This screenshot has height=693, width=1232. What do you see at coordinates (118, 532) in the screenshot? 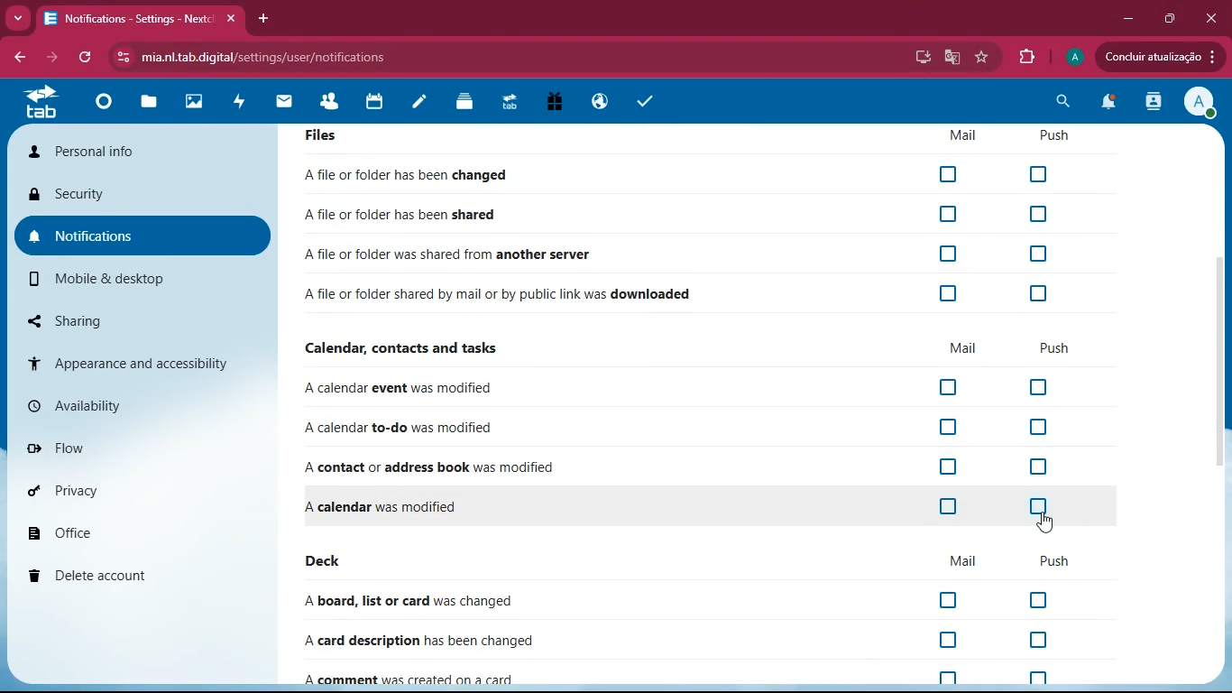
I see `office` at bounding box center [118, 532].